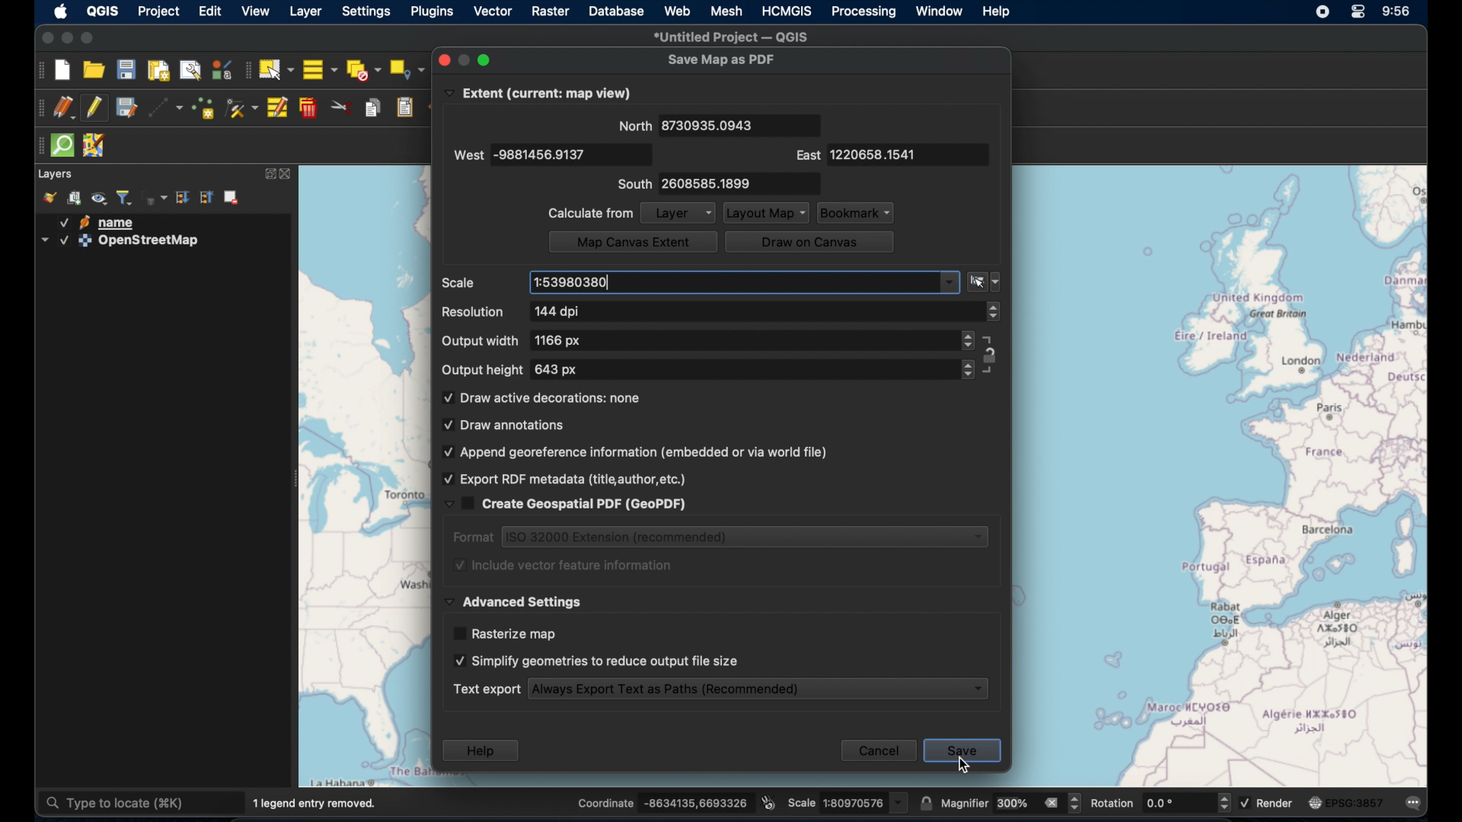 The height and width of the screenshot is (822, 1462). I want to click on messages, so click(1416, 804).